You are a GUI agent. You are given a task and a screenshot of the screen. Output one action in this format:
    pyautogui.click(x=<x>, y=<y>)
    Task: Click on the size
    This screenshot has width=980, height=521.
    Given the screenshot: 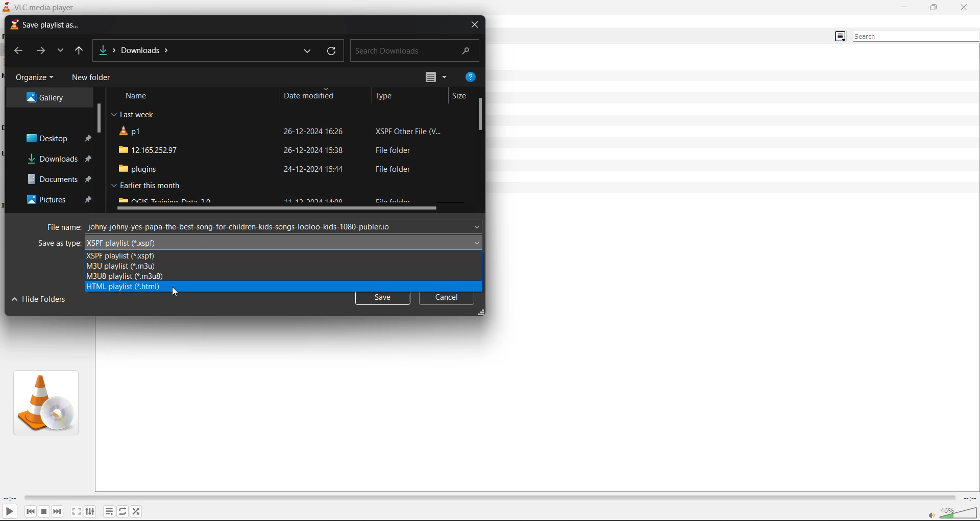 What is the action you would take?
    pyautogui.click(x=460, y=97)
    